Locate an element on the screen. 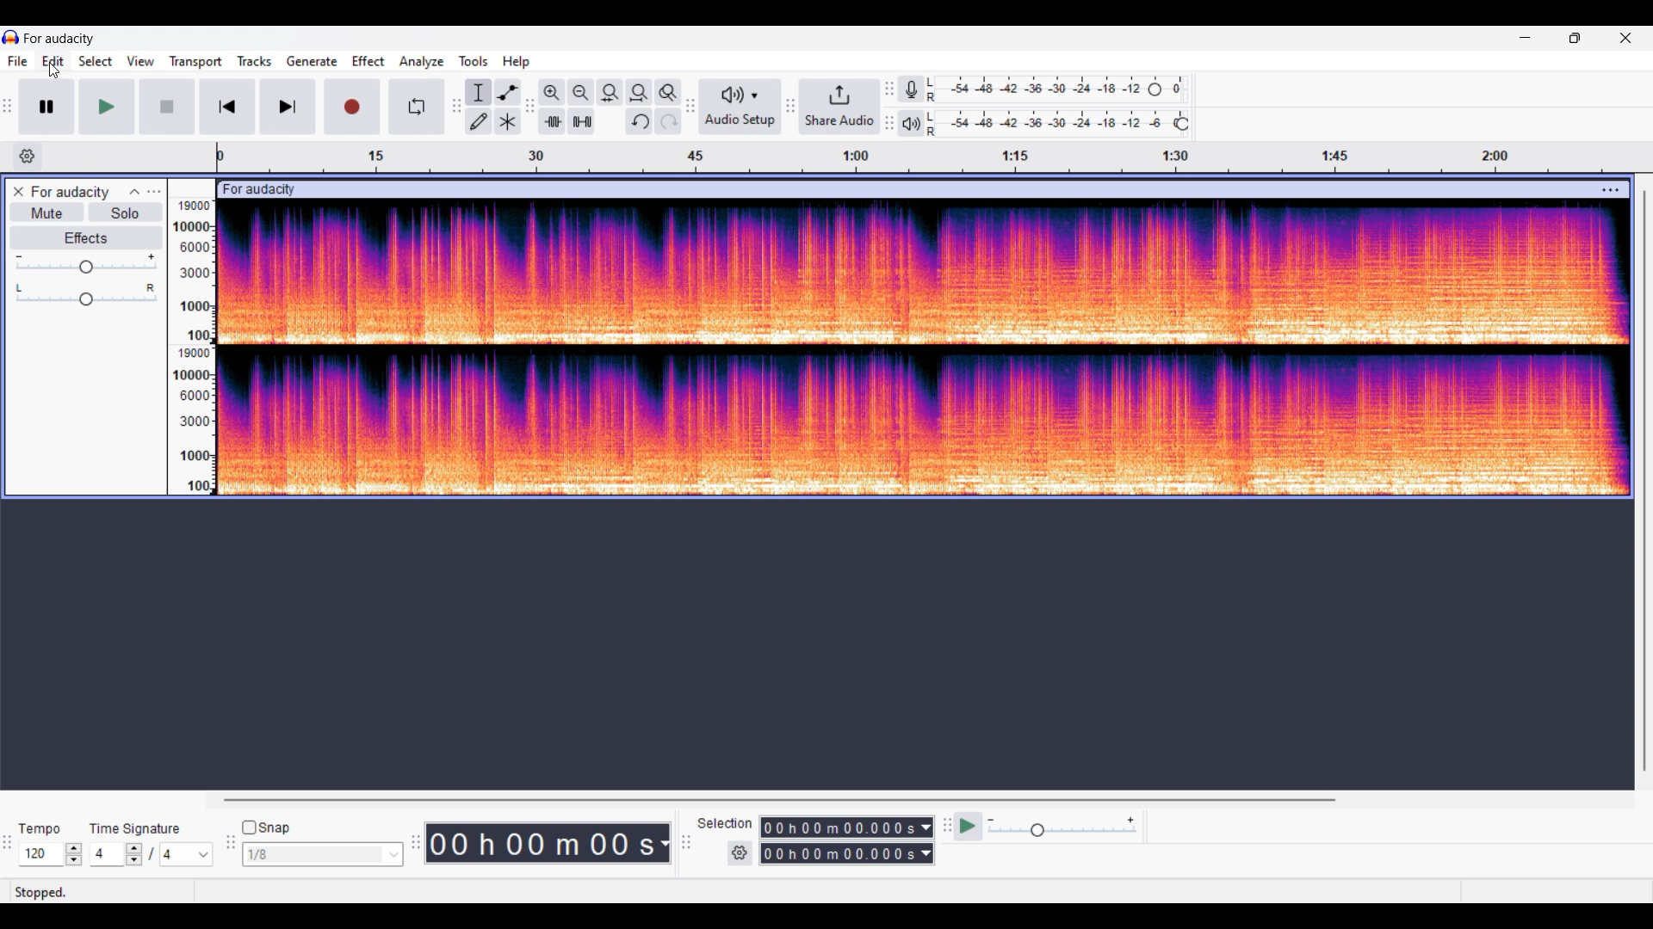  Close interface is located at coordinates (1626, 38).